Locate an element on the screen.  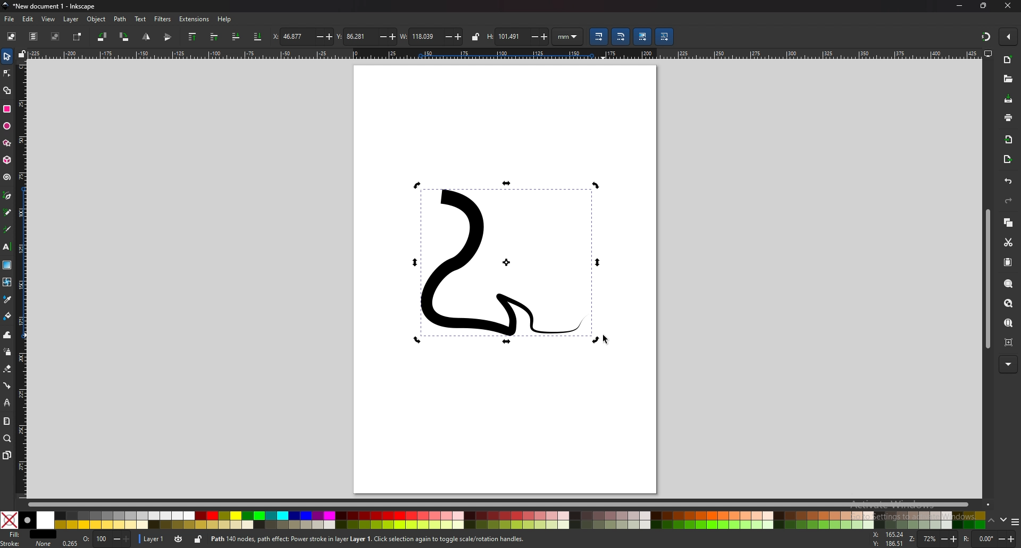
horizontal ruler is located at coordinates (506, 54).